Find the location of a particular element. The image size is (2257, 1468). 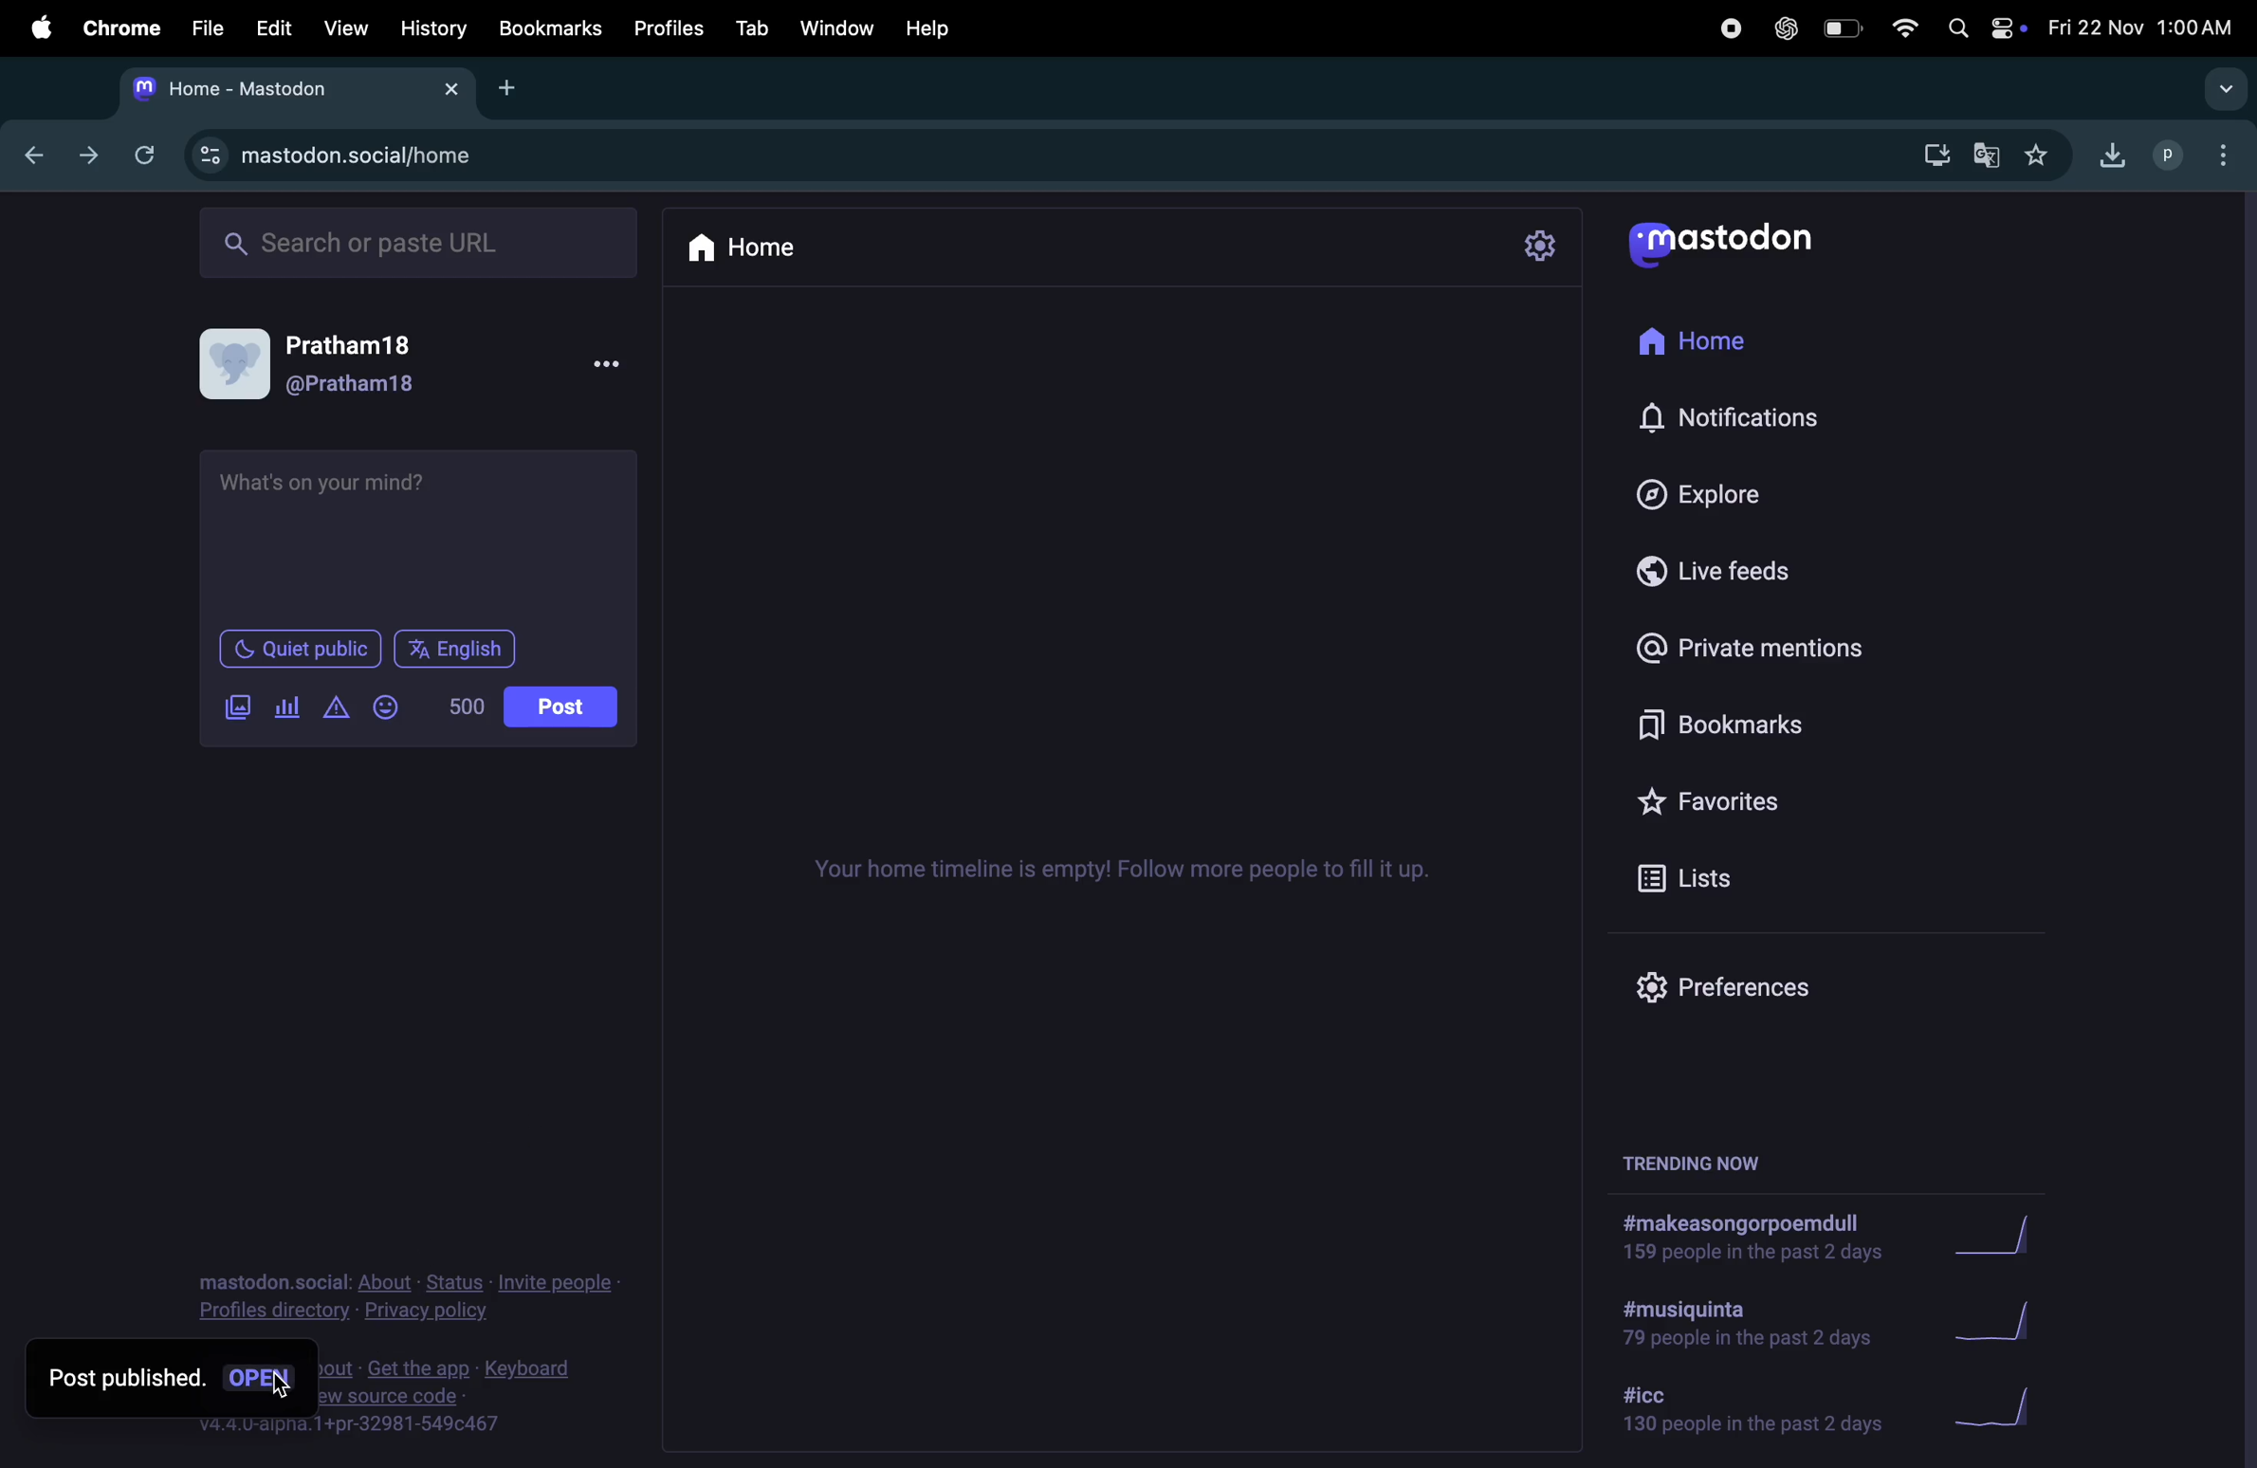

searchbox is located at coordinates (432, 245).